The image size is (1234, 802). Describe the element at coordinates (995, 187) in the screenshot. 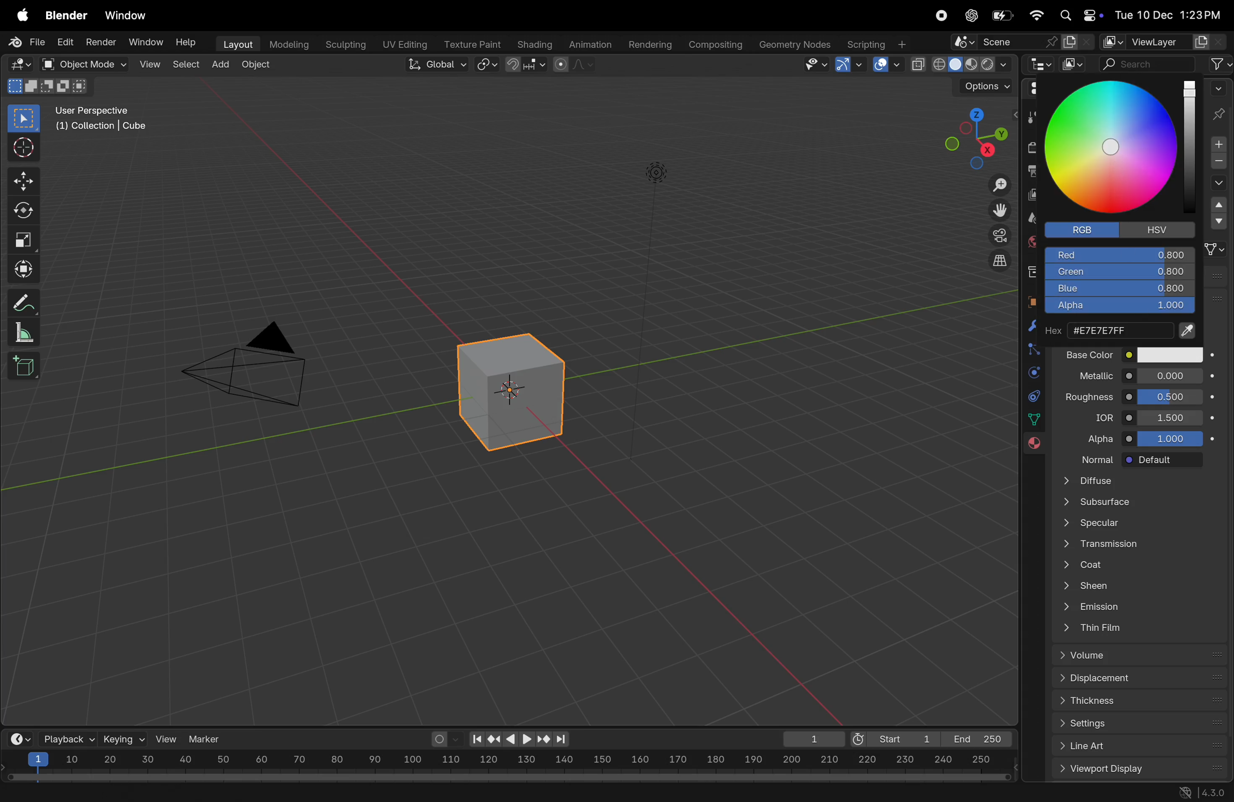

I see `zoom` at that location.